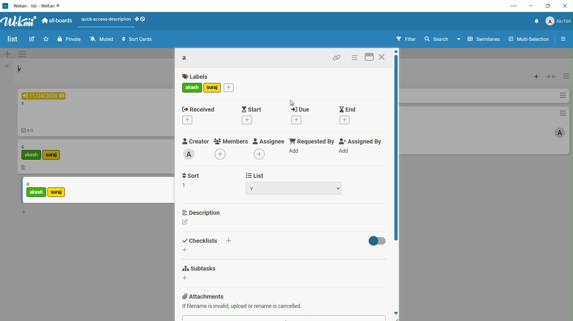  Describe the element at coordinates (25, 167) in the screenshot. I see `more` at that location.